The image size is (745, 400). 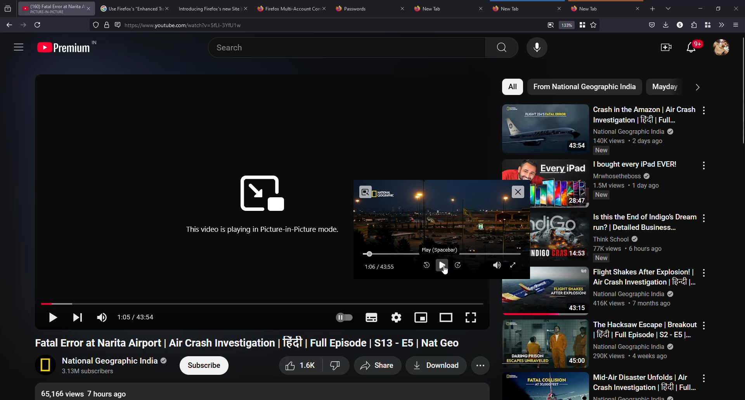 What do you see at coordinates (513, 87) in the screenshot?
I see `all` at bounding box center [513, 87].